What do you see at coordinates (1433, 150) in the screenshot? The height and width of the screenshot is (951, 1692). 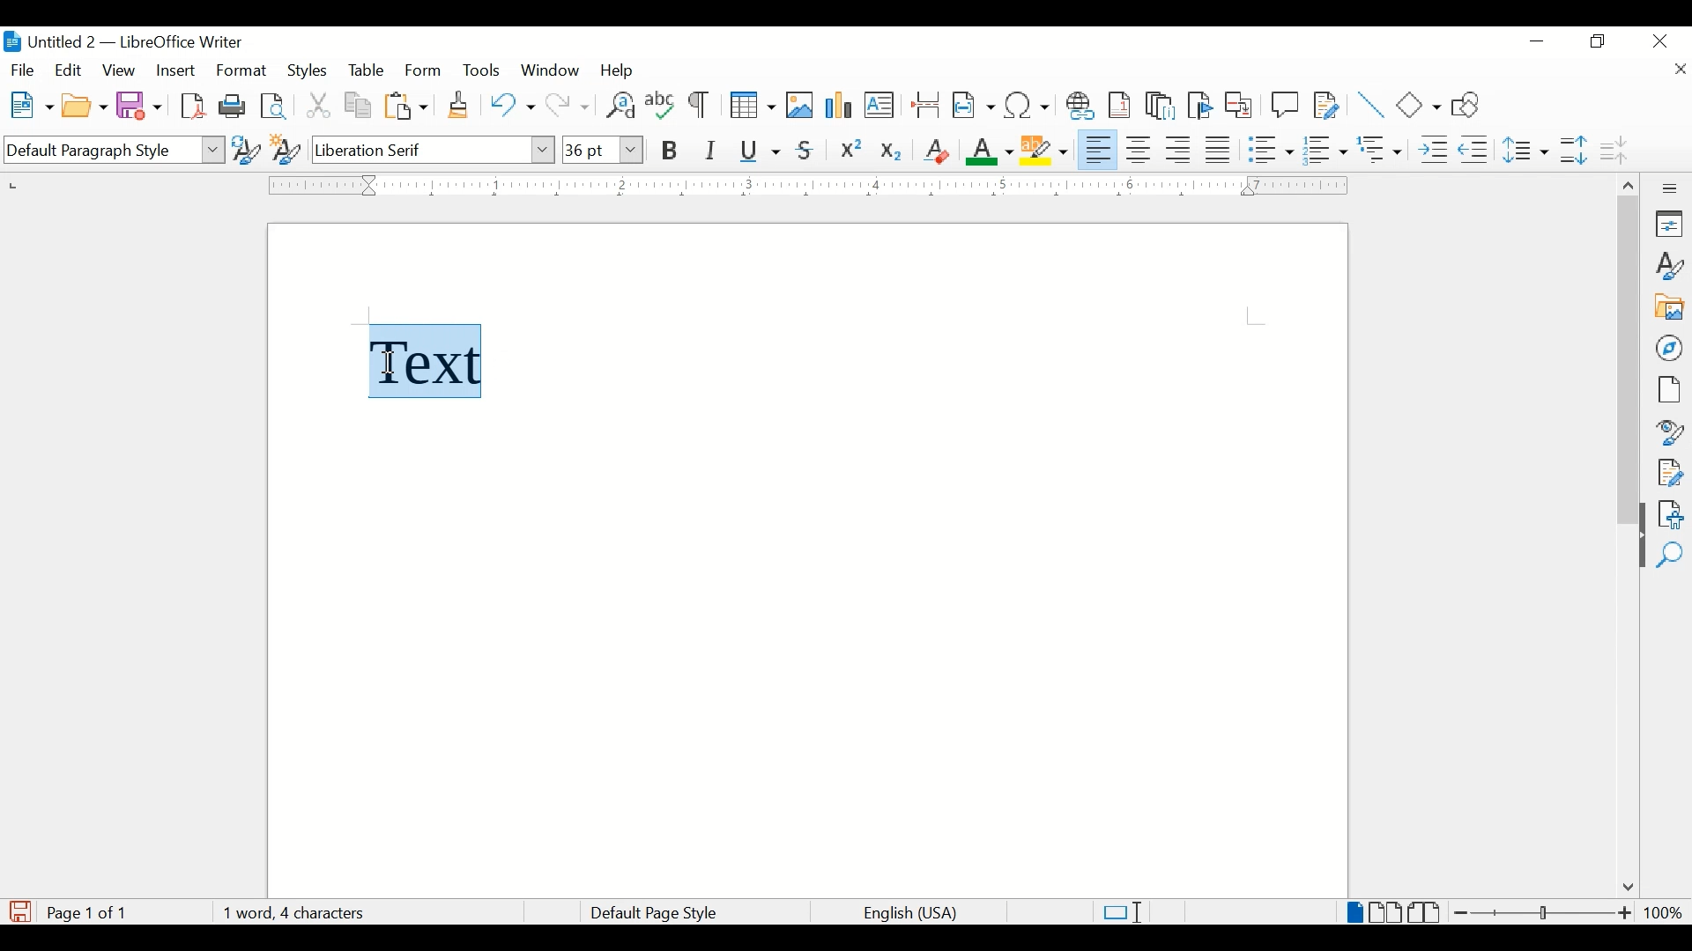 I see `increase indent` at bounding box center [1433, 150].